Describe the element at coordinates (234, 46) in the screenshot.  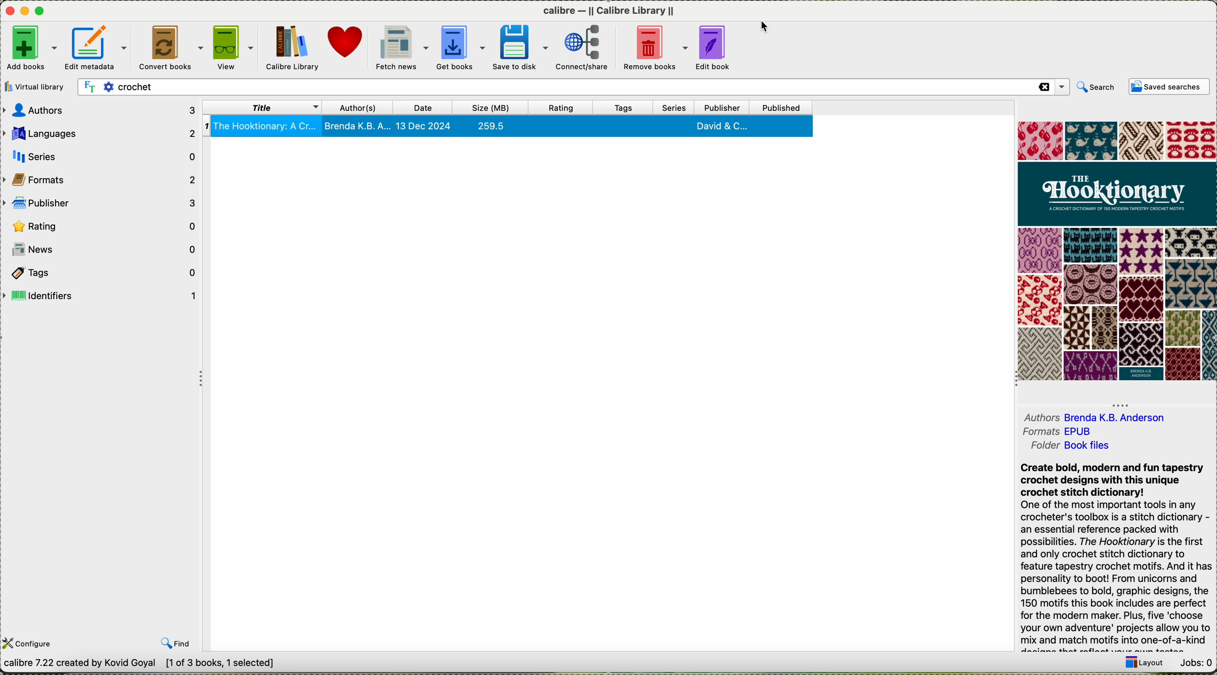
I see `view` at that location.